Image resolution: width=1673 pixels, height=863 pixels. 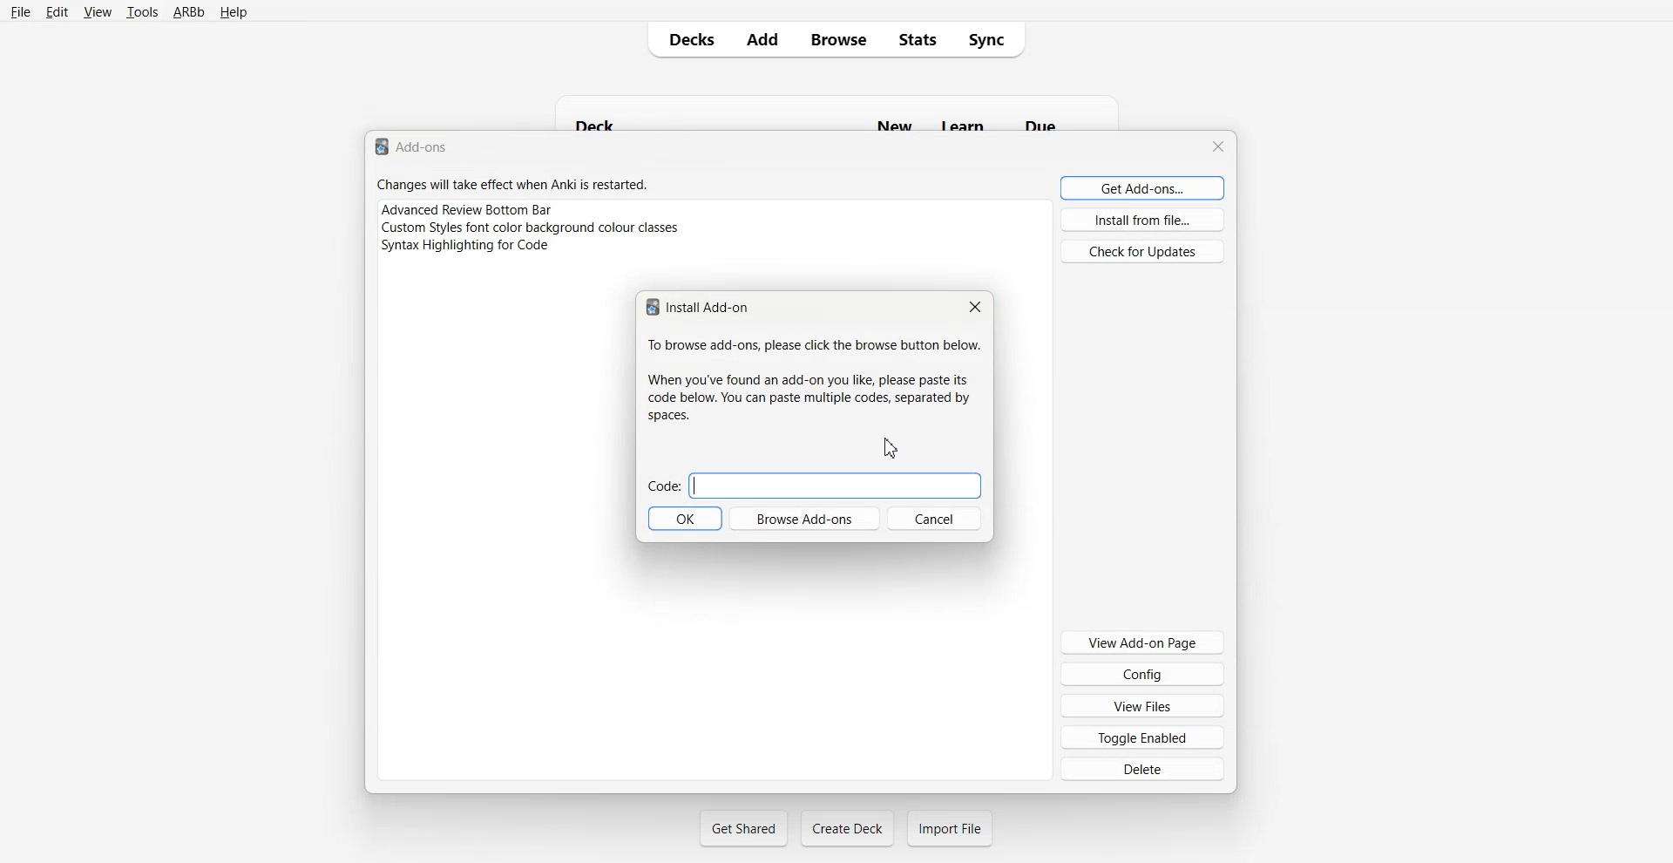 What do you see at coordinates (1143, 220) in the screenshot?
I see `Install from file` at bounding box center [1143, 220].